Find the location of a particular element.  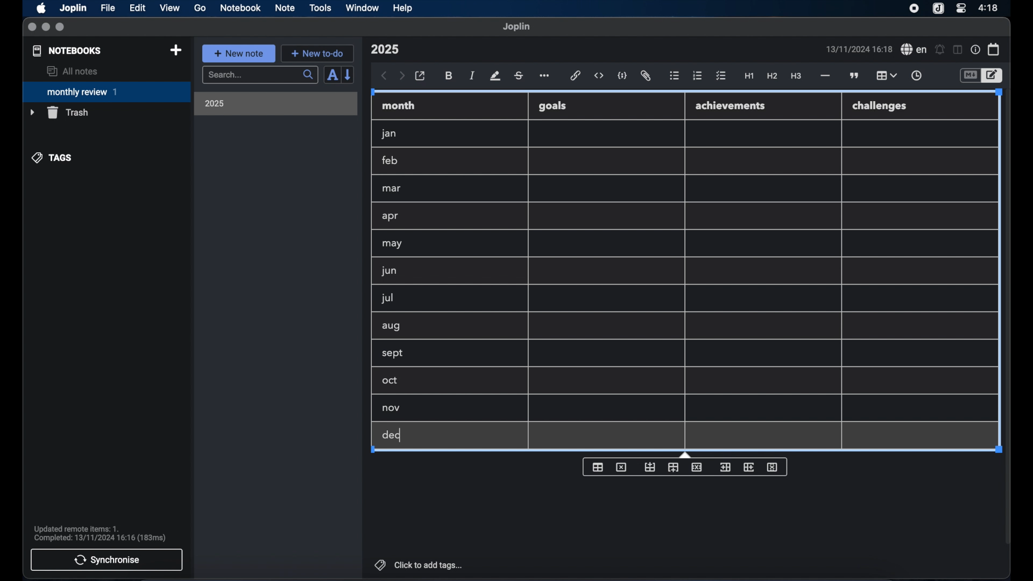

note title is located at coordinates (385, 49).